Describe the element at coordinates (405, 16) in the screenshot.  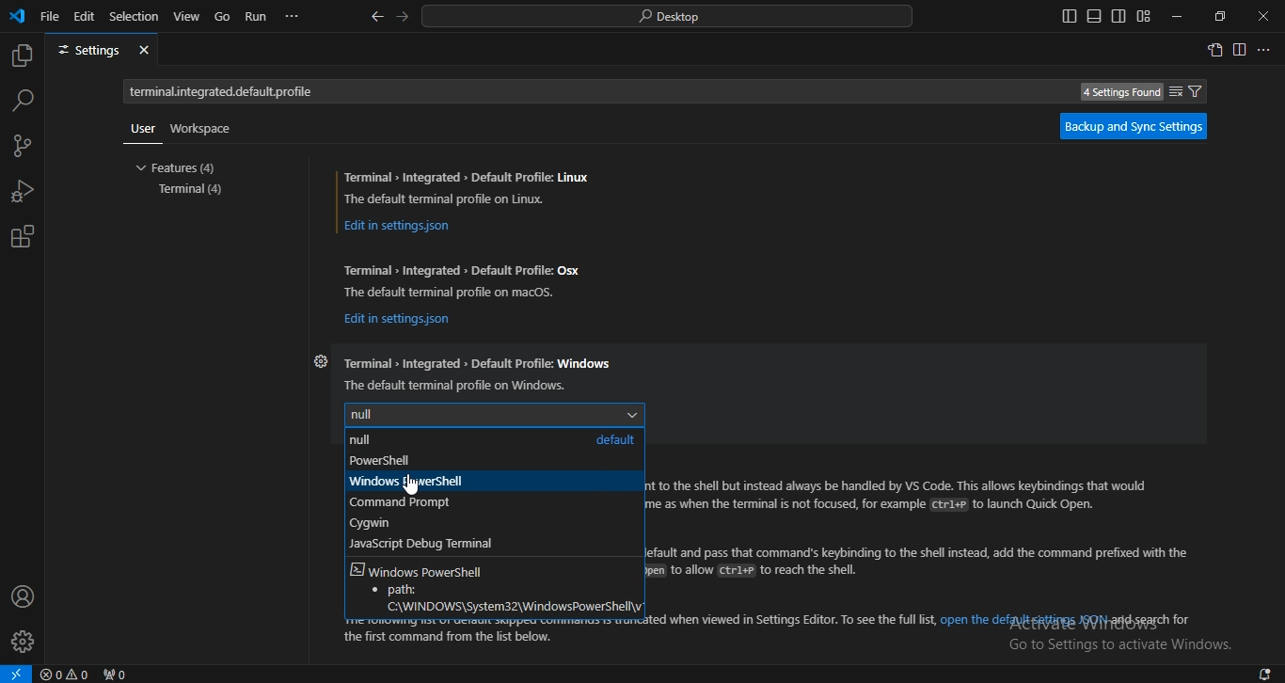
I see `go forward` at that location.